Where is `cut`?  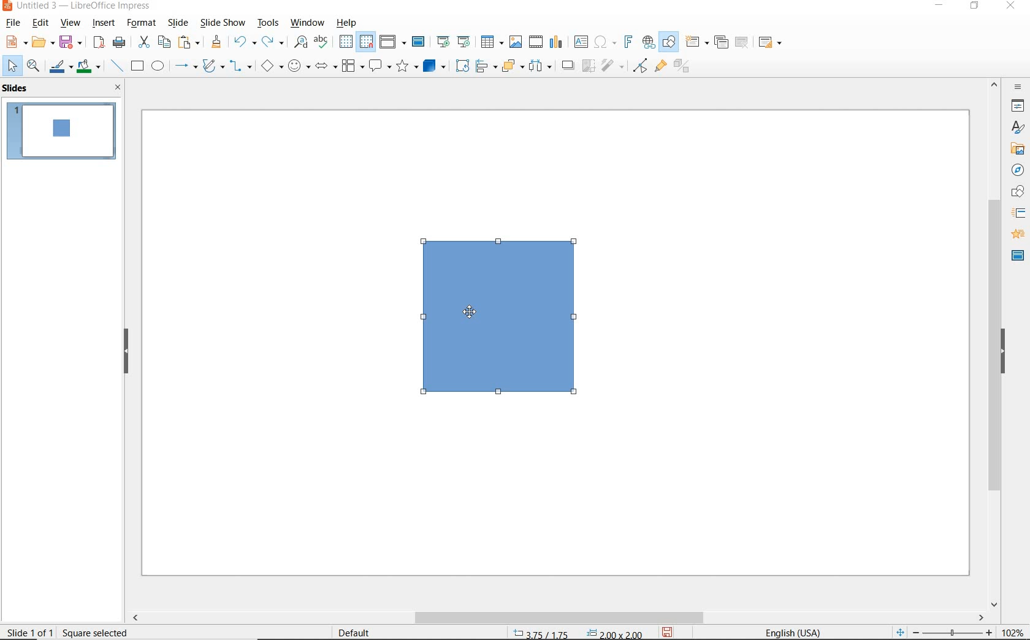 cut is located at coordinates (142, 42).